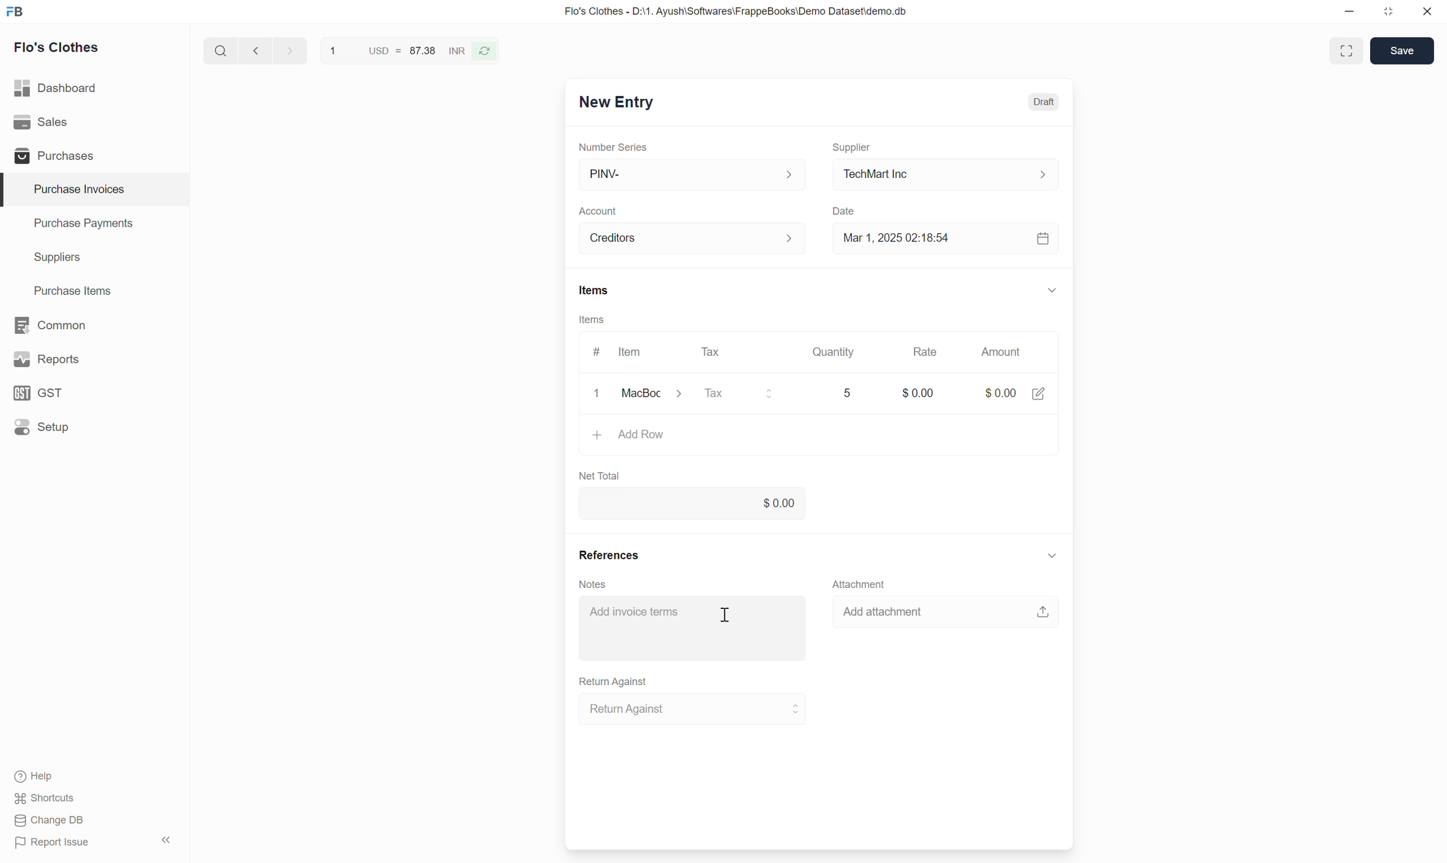 Image resolution: width=1447 pixels, height=863 pixels. I want to click on Collapse, so click(1052, 290).